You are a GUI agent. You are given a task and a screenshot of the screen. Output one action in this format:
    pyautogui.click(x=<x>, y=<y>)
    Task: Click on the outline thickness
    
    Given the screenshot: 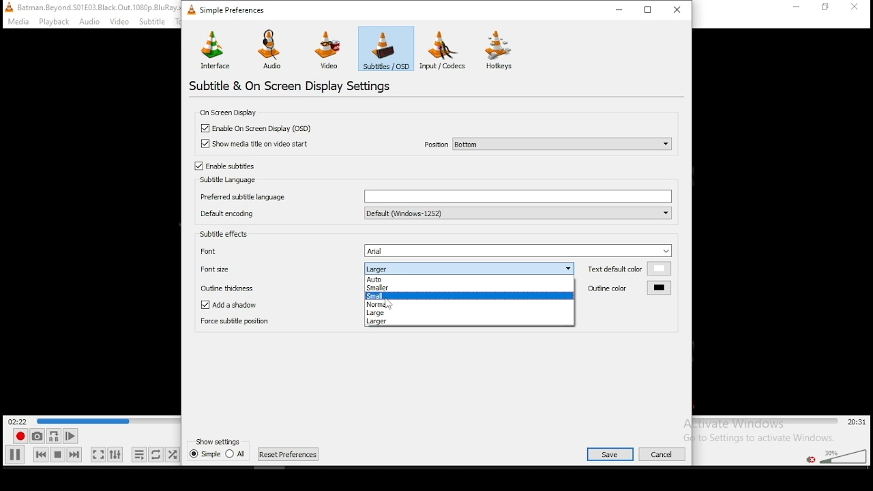 What is the action you would take?
    pyautogui.click(x=253, y=286)
    